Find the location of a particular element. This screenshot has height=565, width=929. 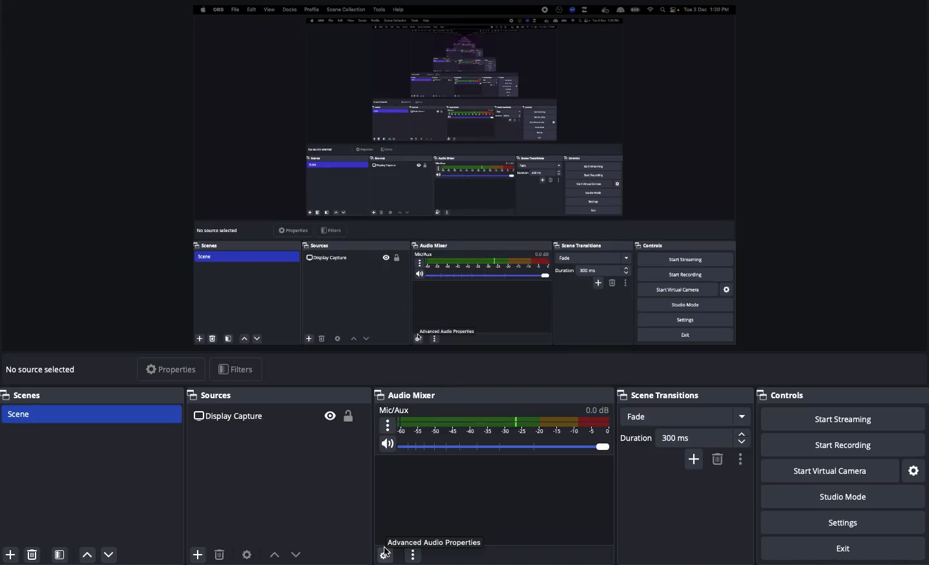

Scene transition is located at coordinates (658, 394).